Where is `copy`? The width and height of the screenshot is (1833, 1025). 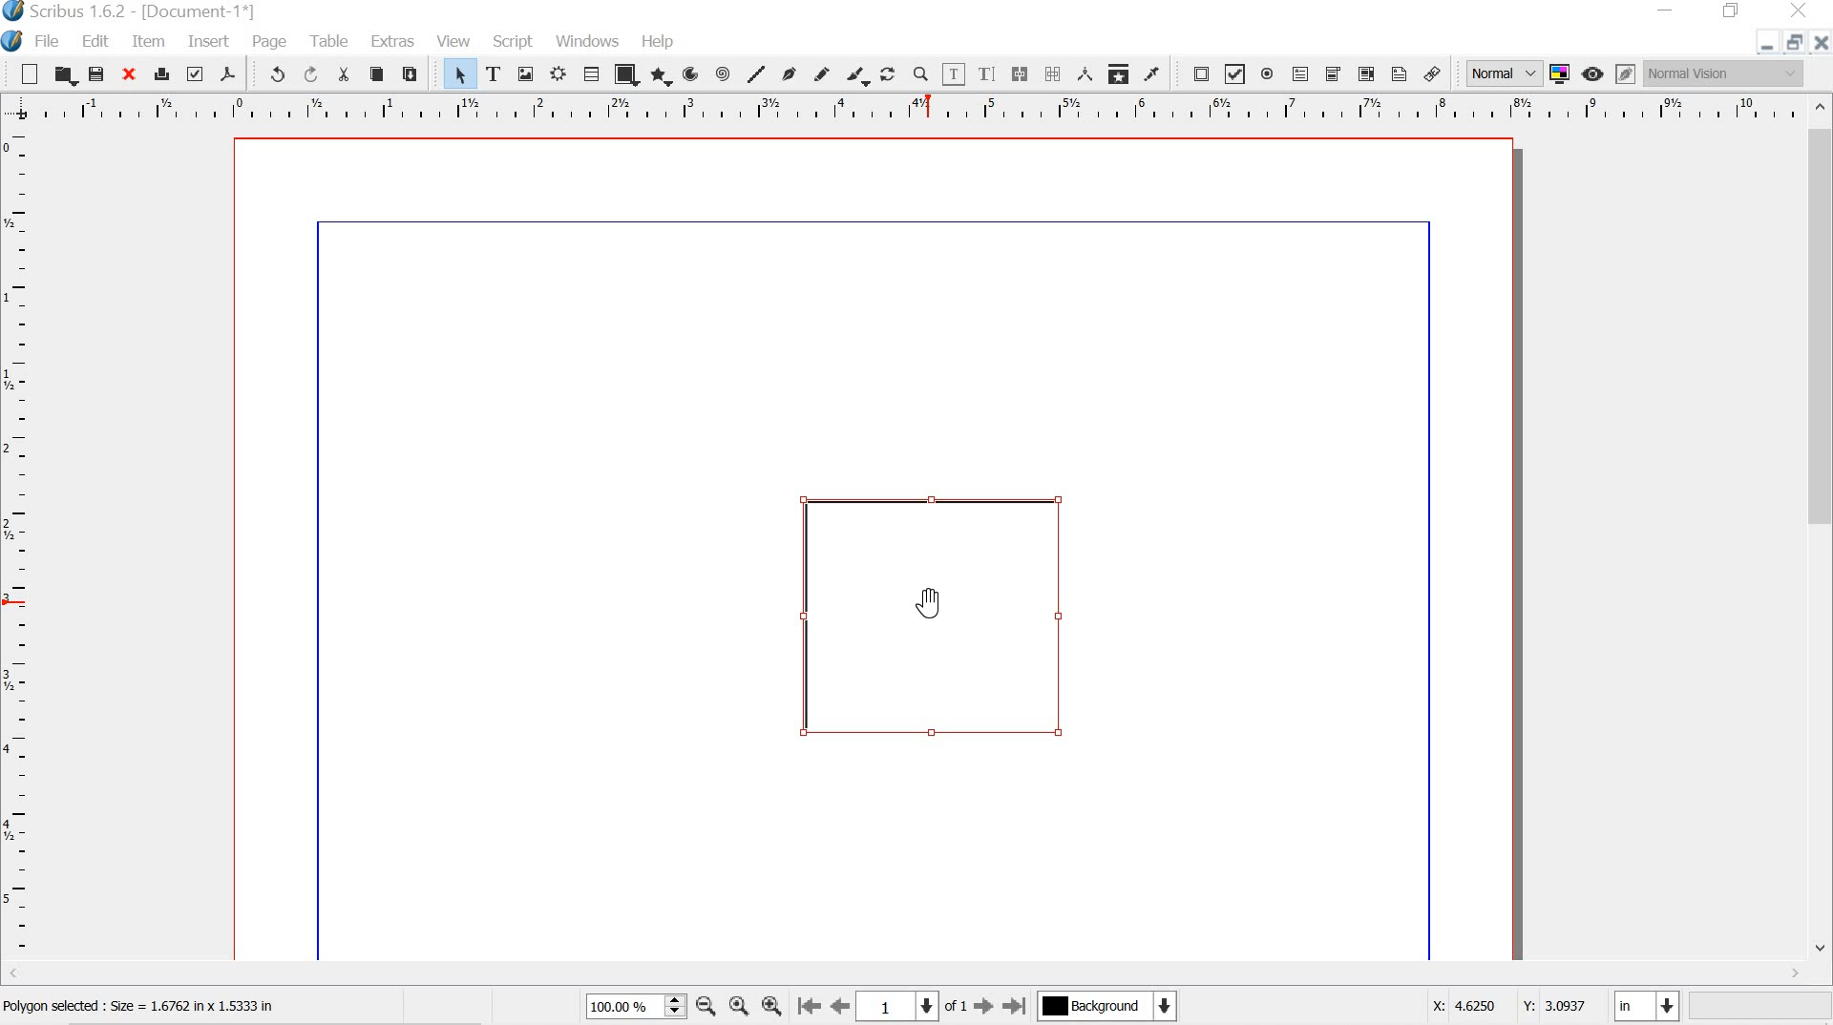 copy is located at coordinates (377, 74).